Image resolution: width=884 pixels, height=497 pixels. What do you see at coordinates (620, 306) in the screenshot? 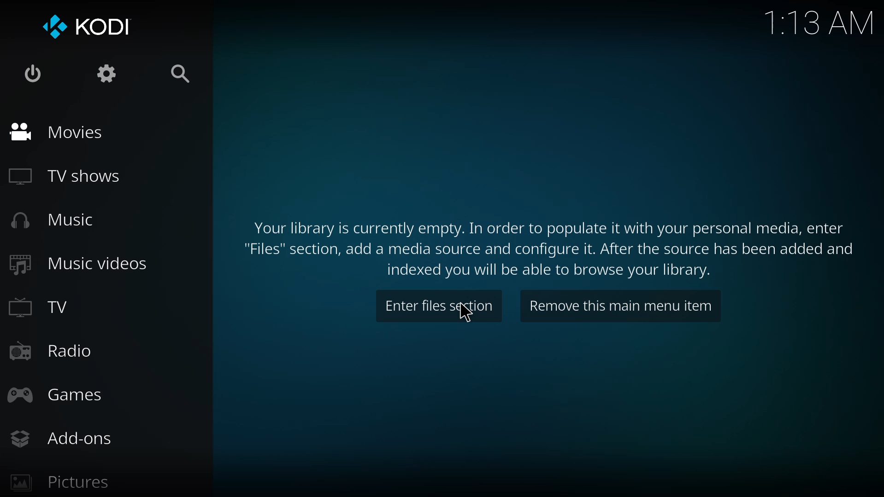
I see `remove this main menu item` at bounding box center [620, 306].